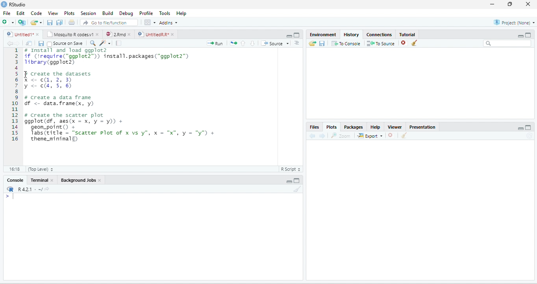 Image resolution: width=537 pixels, height=284 pixels. What do you see at coordinates (97, 34) in the screenshot?
I see `close` at bounding box center [97, 34].